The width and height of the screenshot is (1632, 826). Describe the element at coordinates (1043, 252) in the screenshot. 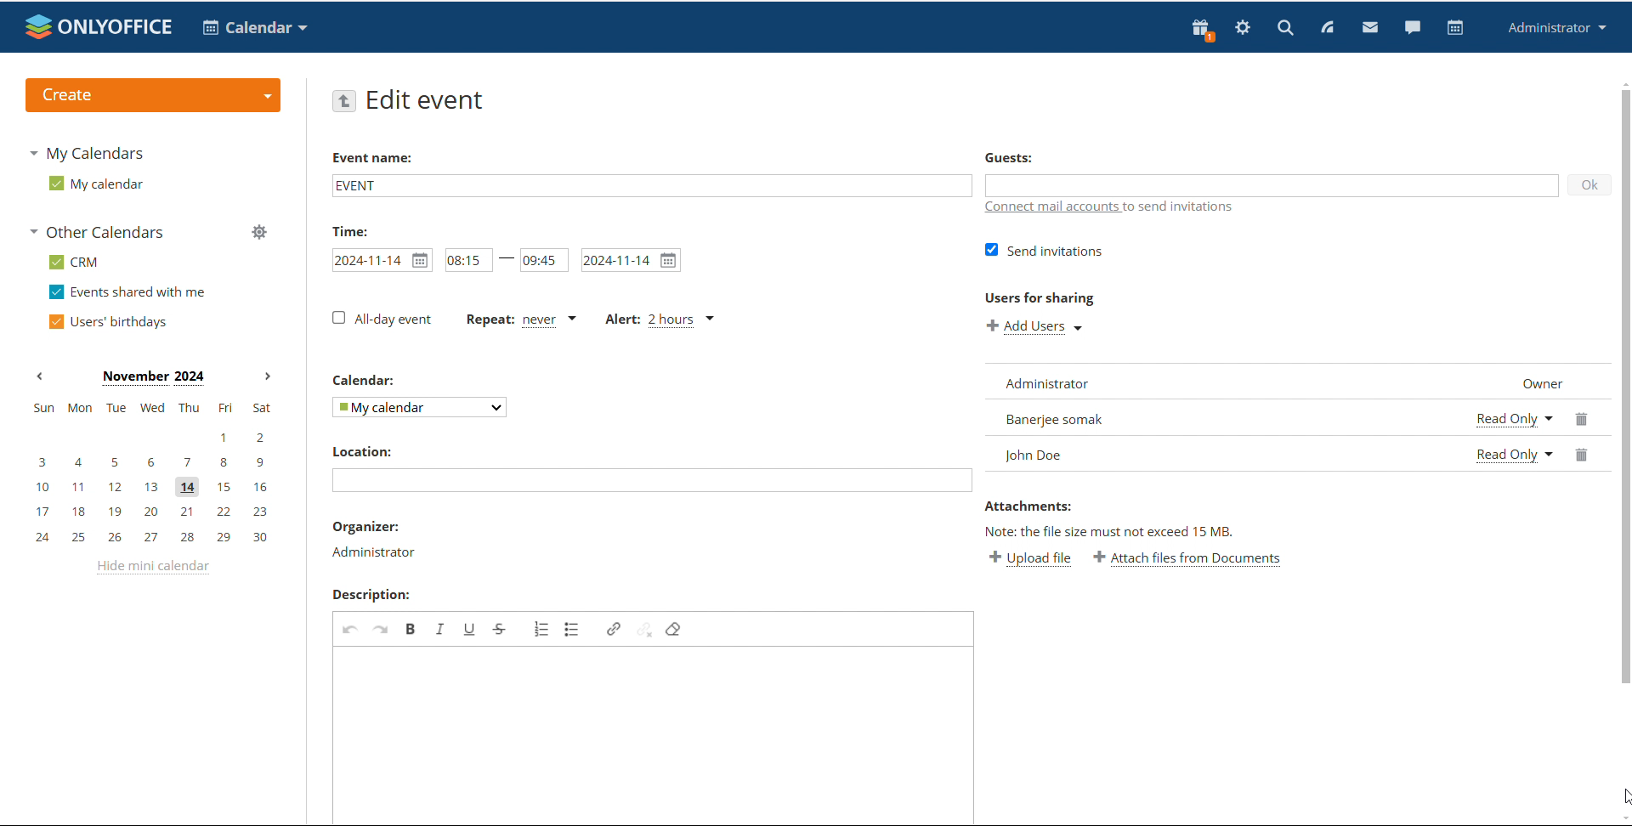

I see `send invitations` at that location.